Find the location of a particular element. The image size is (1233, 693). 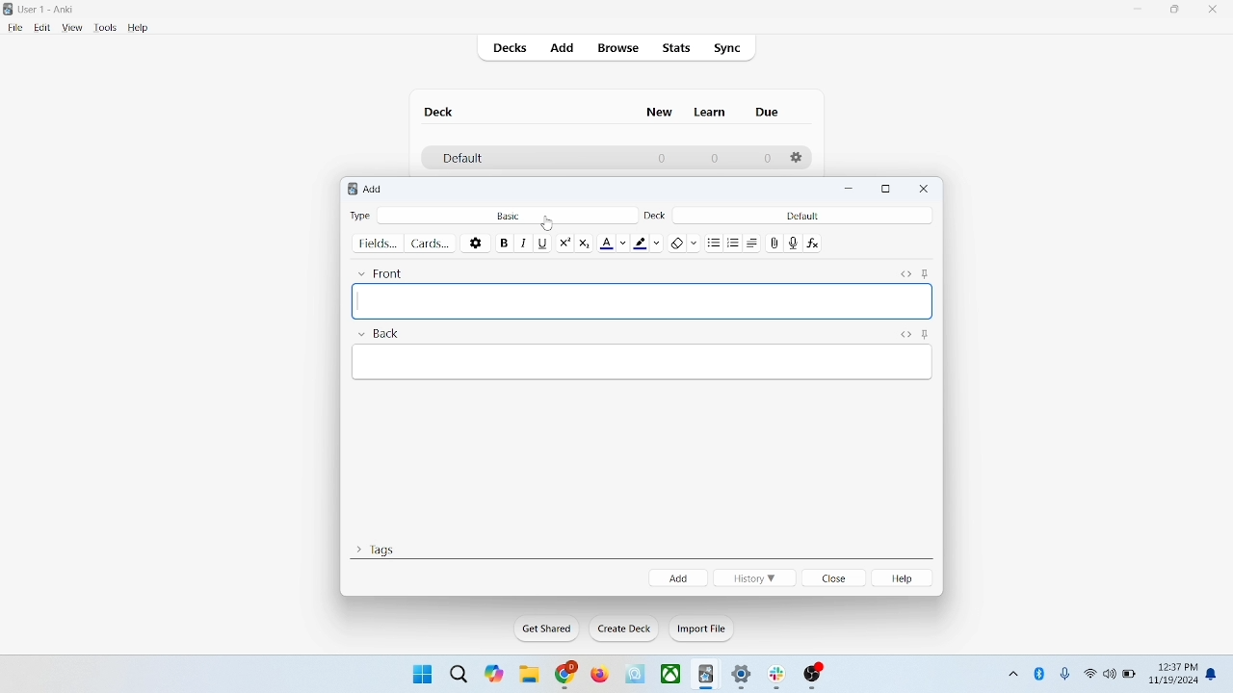

attachment is located at coordinates (774, 243).